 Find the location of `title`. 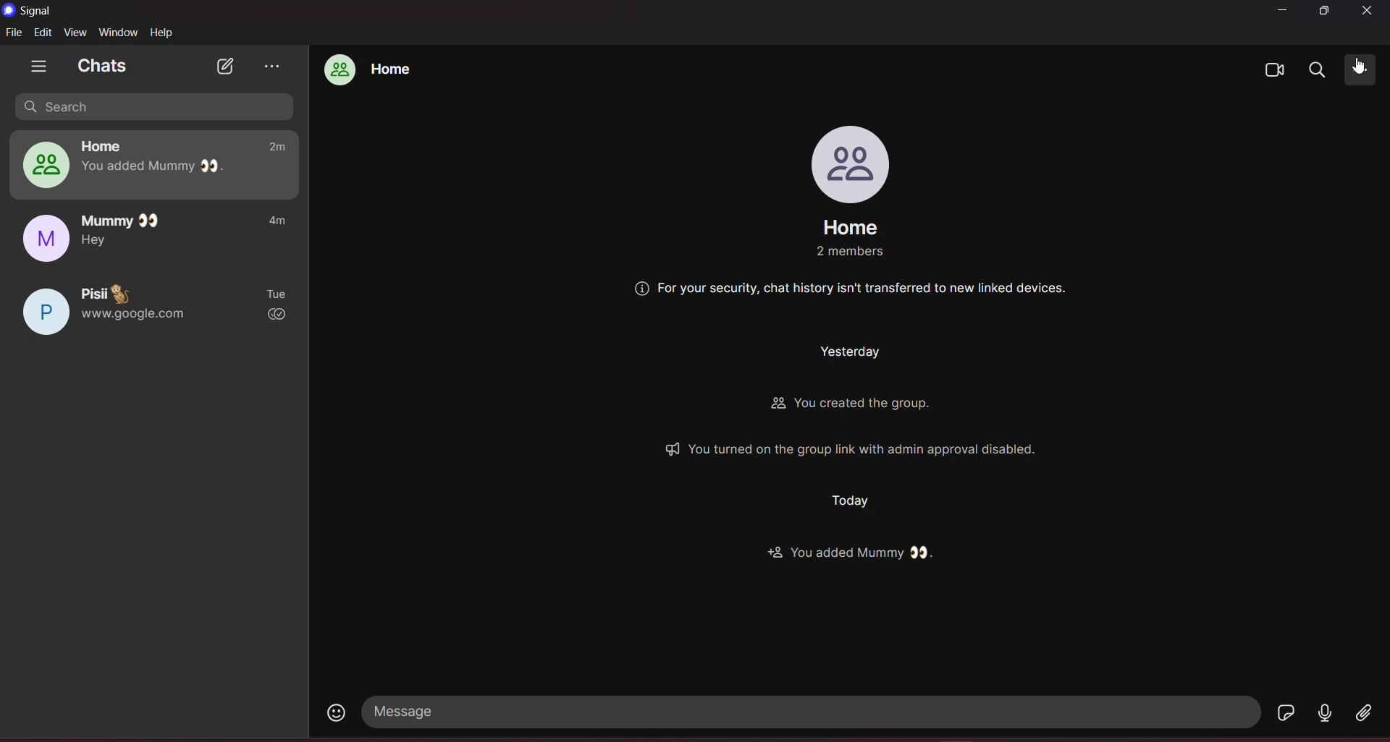

title is located at coordinates (40, 10).